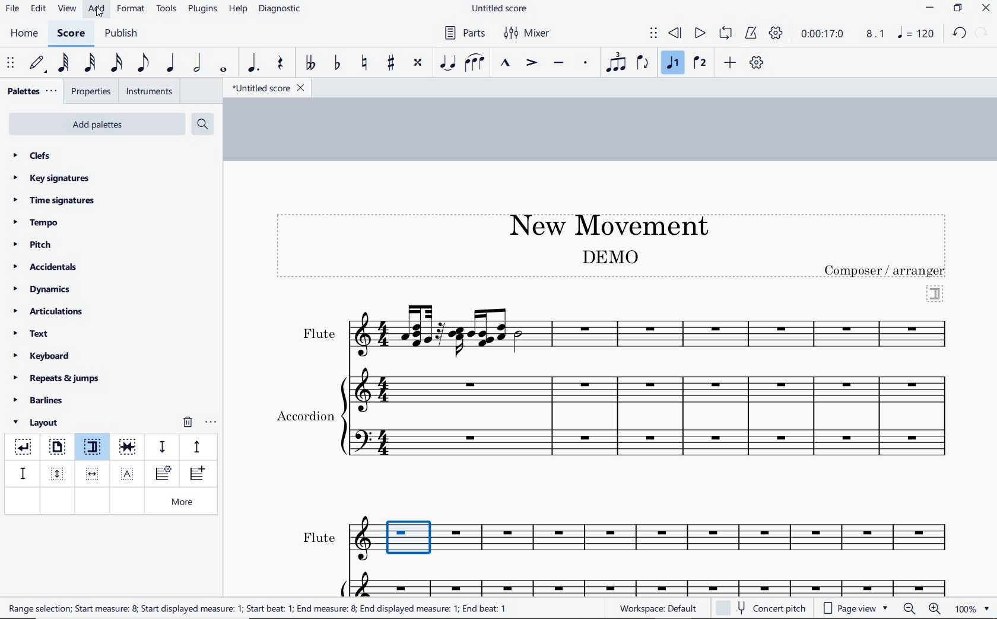 The width and height of the screenshot is (997, 619). What do you see at coordinates (304, 414) in the screenshot?
I see `text` at bounding box center [304, 414].